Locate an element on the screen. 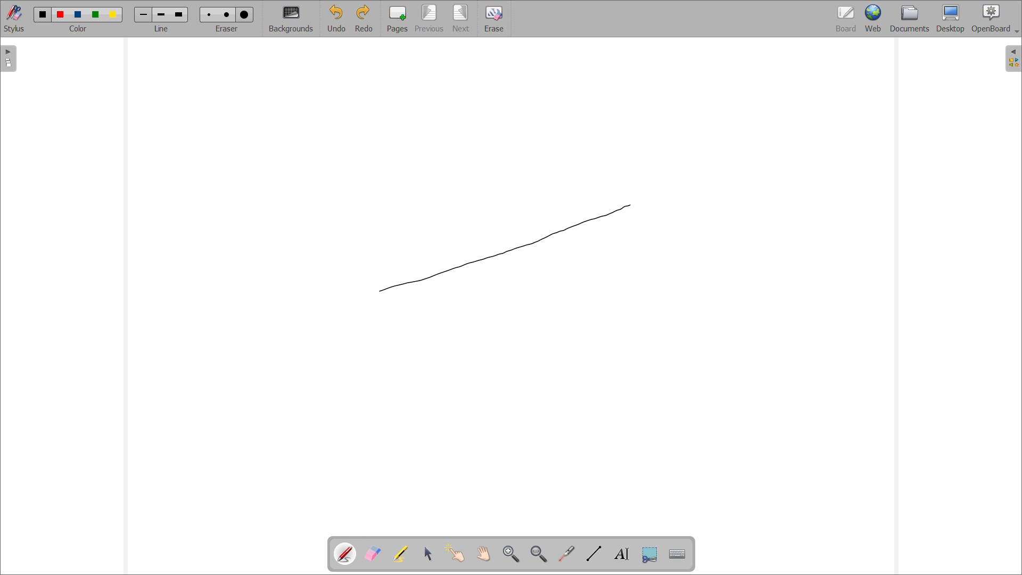 Image resolution: width=1022 pixels, height=575 pixels. line width size is located at coordinates (162, 15).